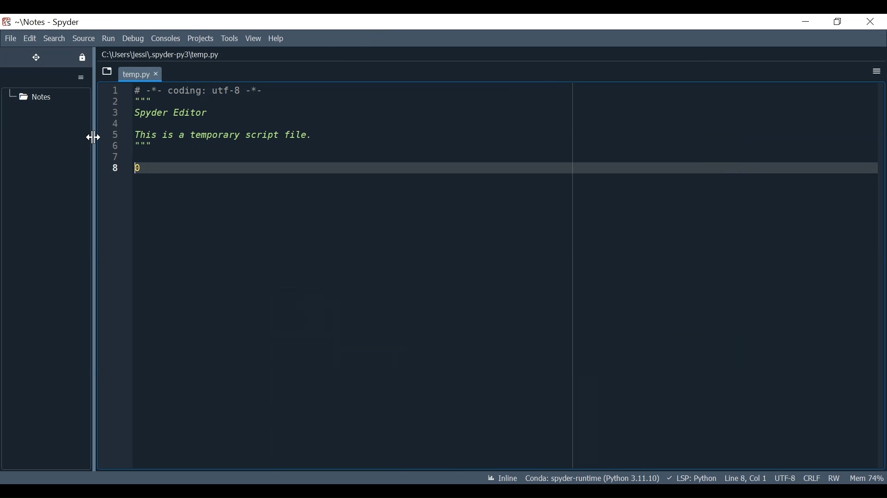 Image resolution: width=887 pixels, height=498 pixels. I want to click on View, so click(254, 39).